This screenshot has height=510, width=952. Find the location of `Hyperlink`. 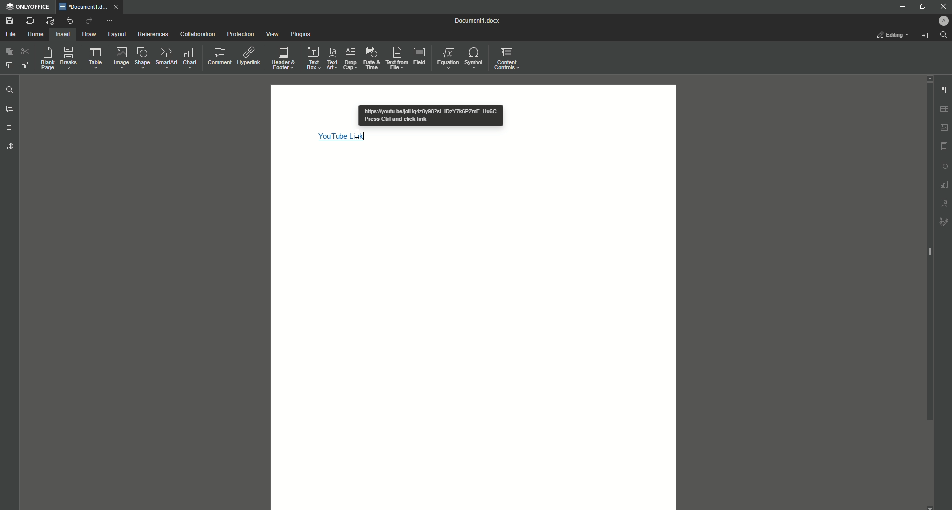

Hyperlink is located at coordinates (247, 58).